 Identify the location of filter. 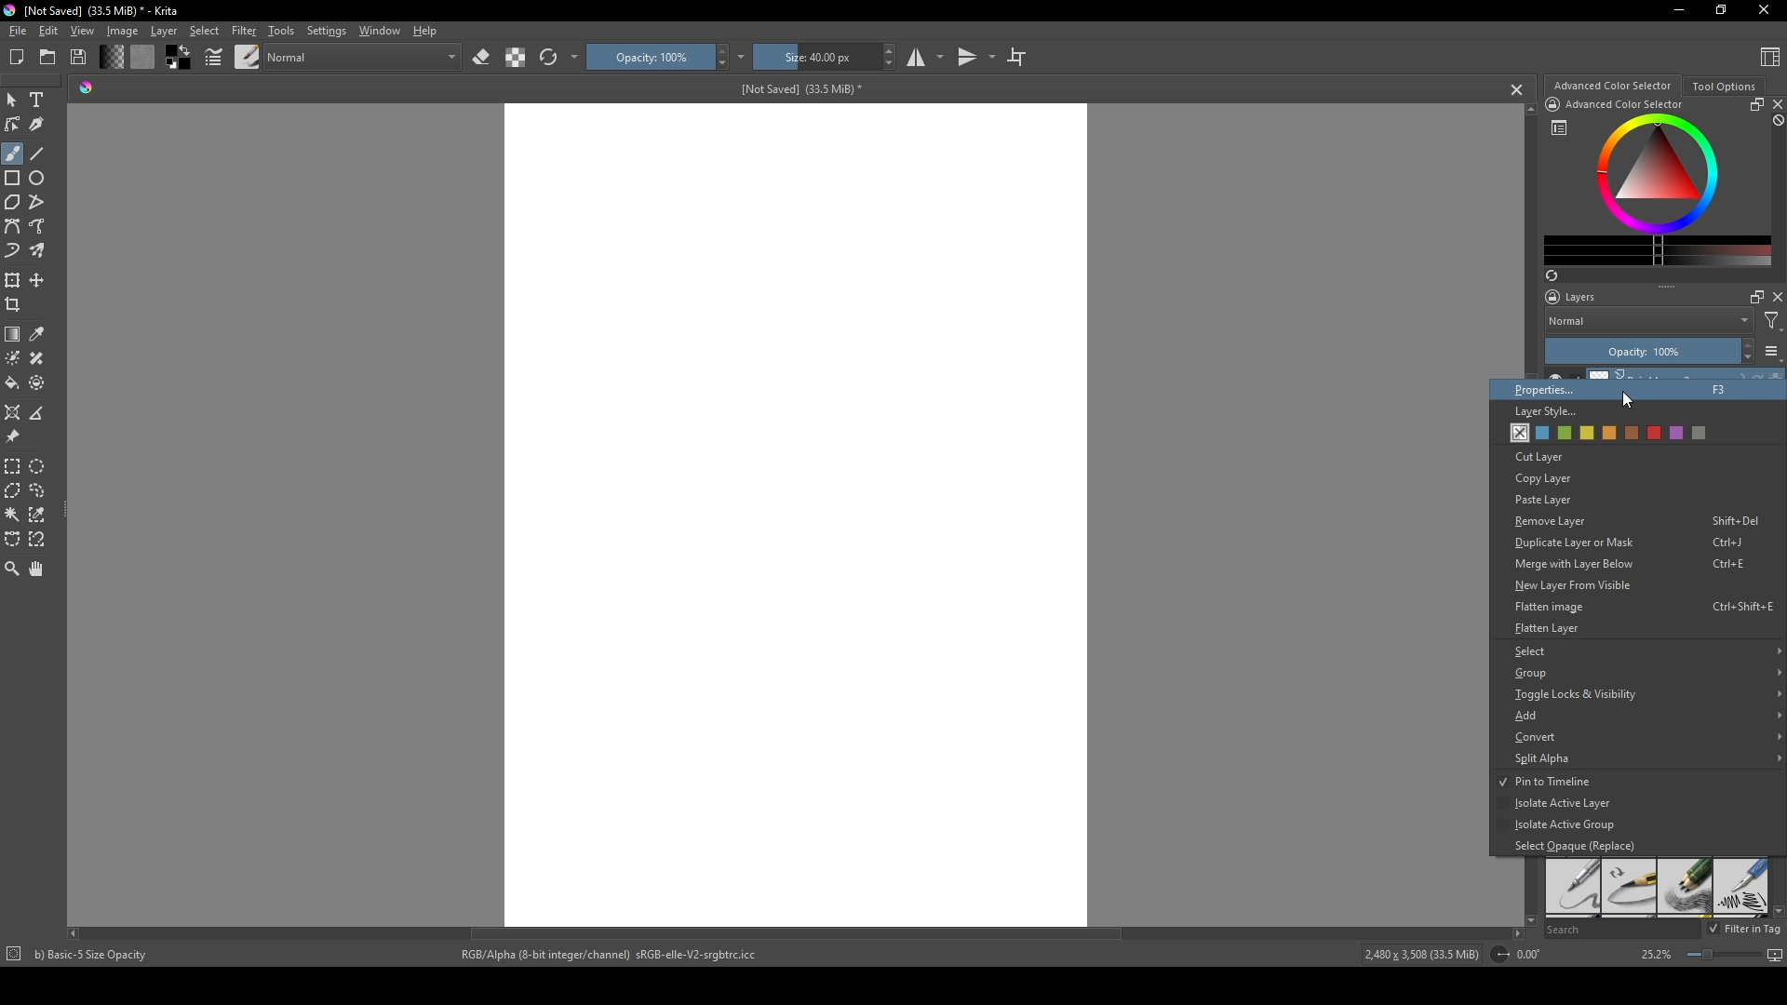
(1772, 321).